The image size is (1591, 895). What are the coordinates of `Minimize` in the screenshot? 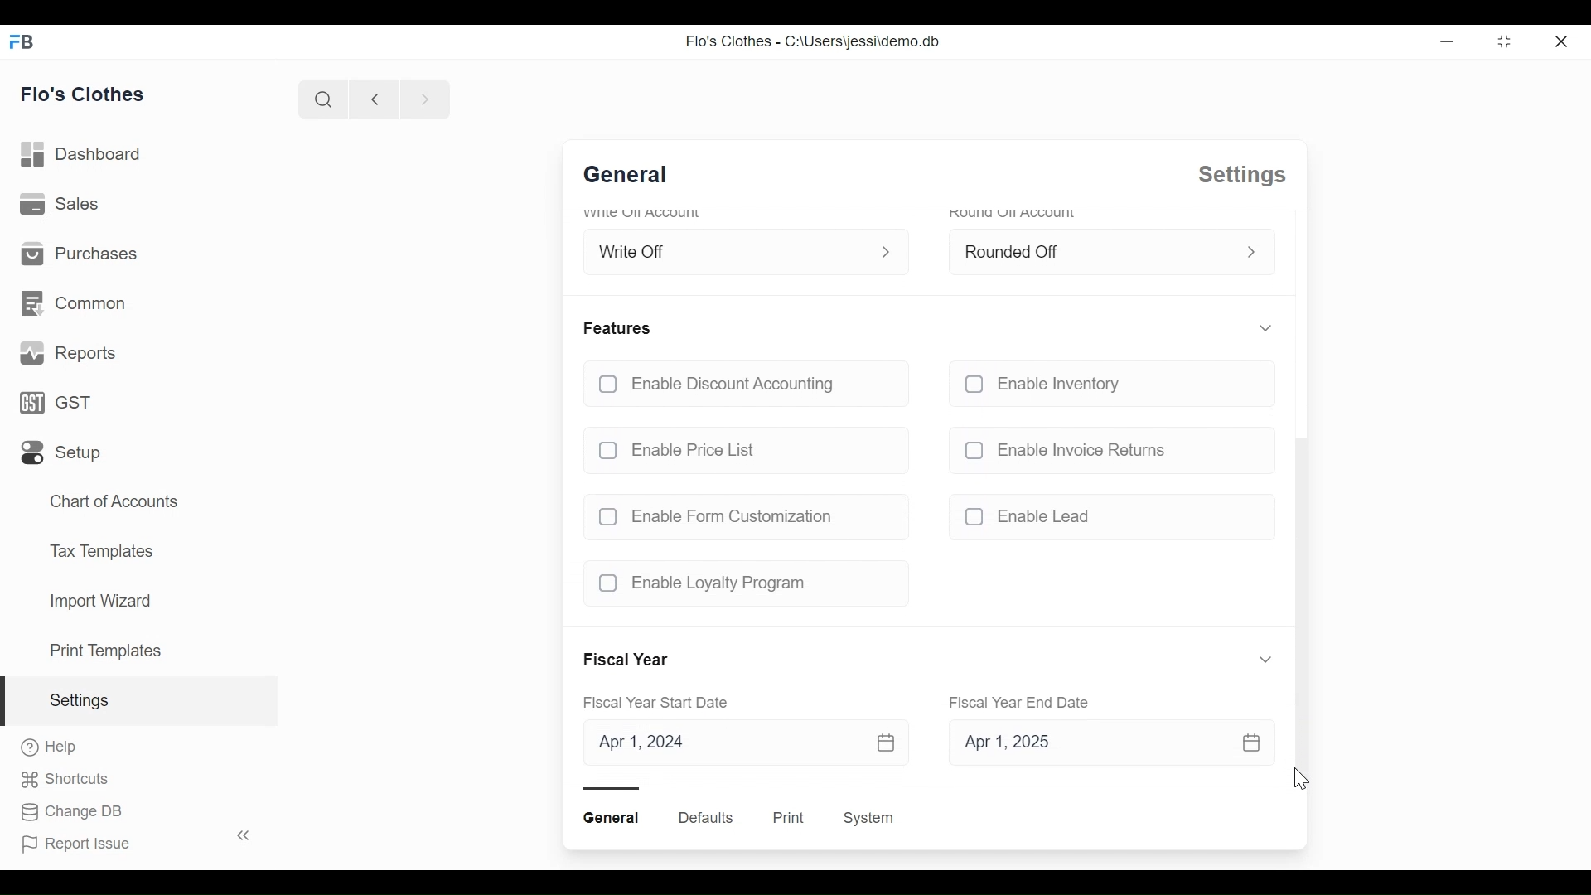 It's located at (1444, 41).